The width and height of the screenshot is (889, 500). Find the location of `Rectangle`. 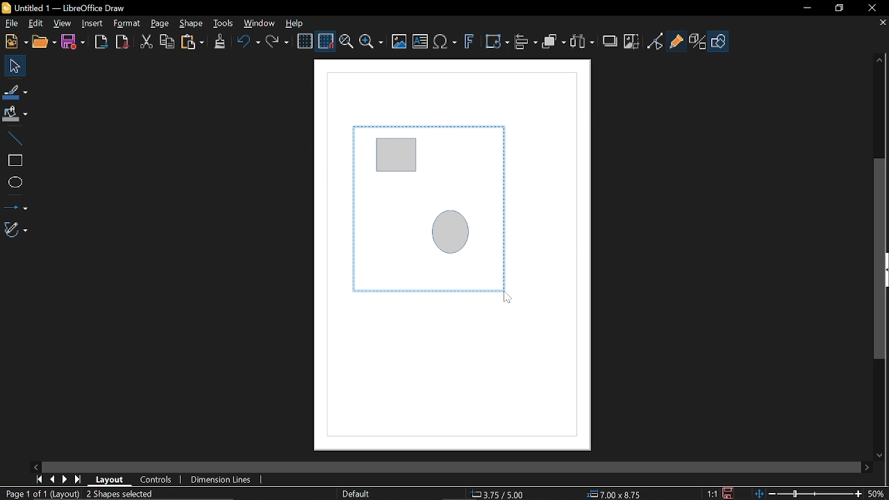

Rectangle is located at coordinates (13, 159).